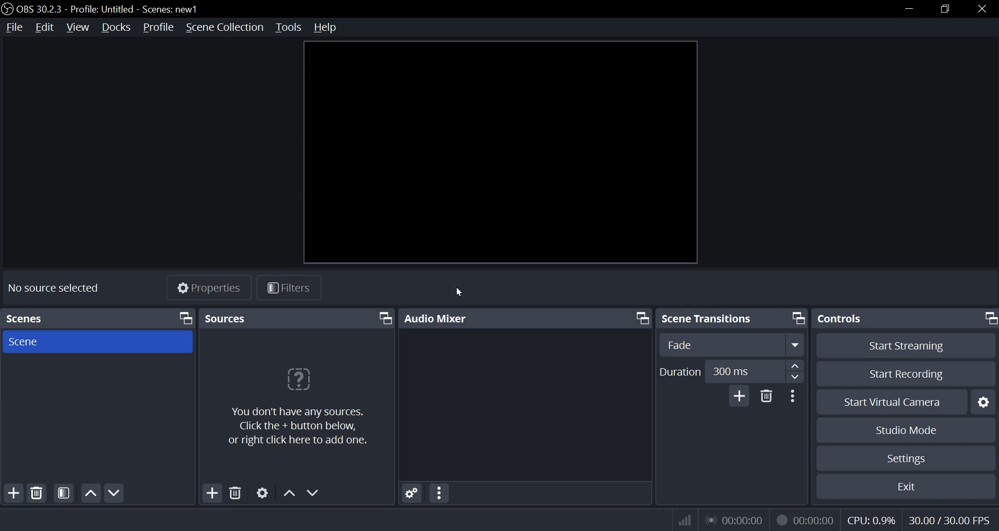 The width and height of the screenshot is (999, 531). I want to click on bring front, so click(796, 318).